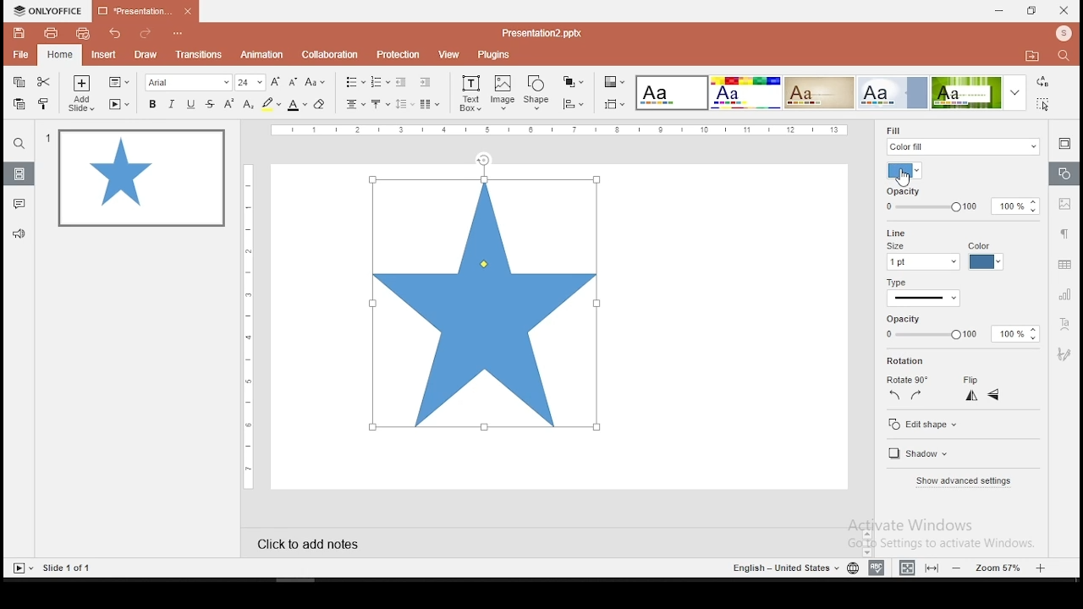 This screenshot has width=1083, height=609. Describe the element at coordinates (959, 568) in the screenshot. I see `zoom out` at that location.